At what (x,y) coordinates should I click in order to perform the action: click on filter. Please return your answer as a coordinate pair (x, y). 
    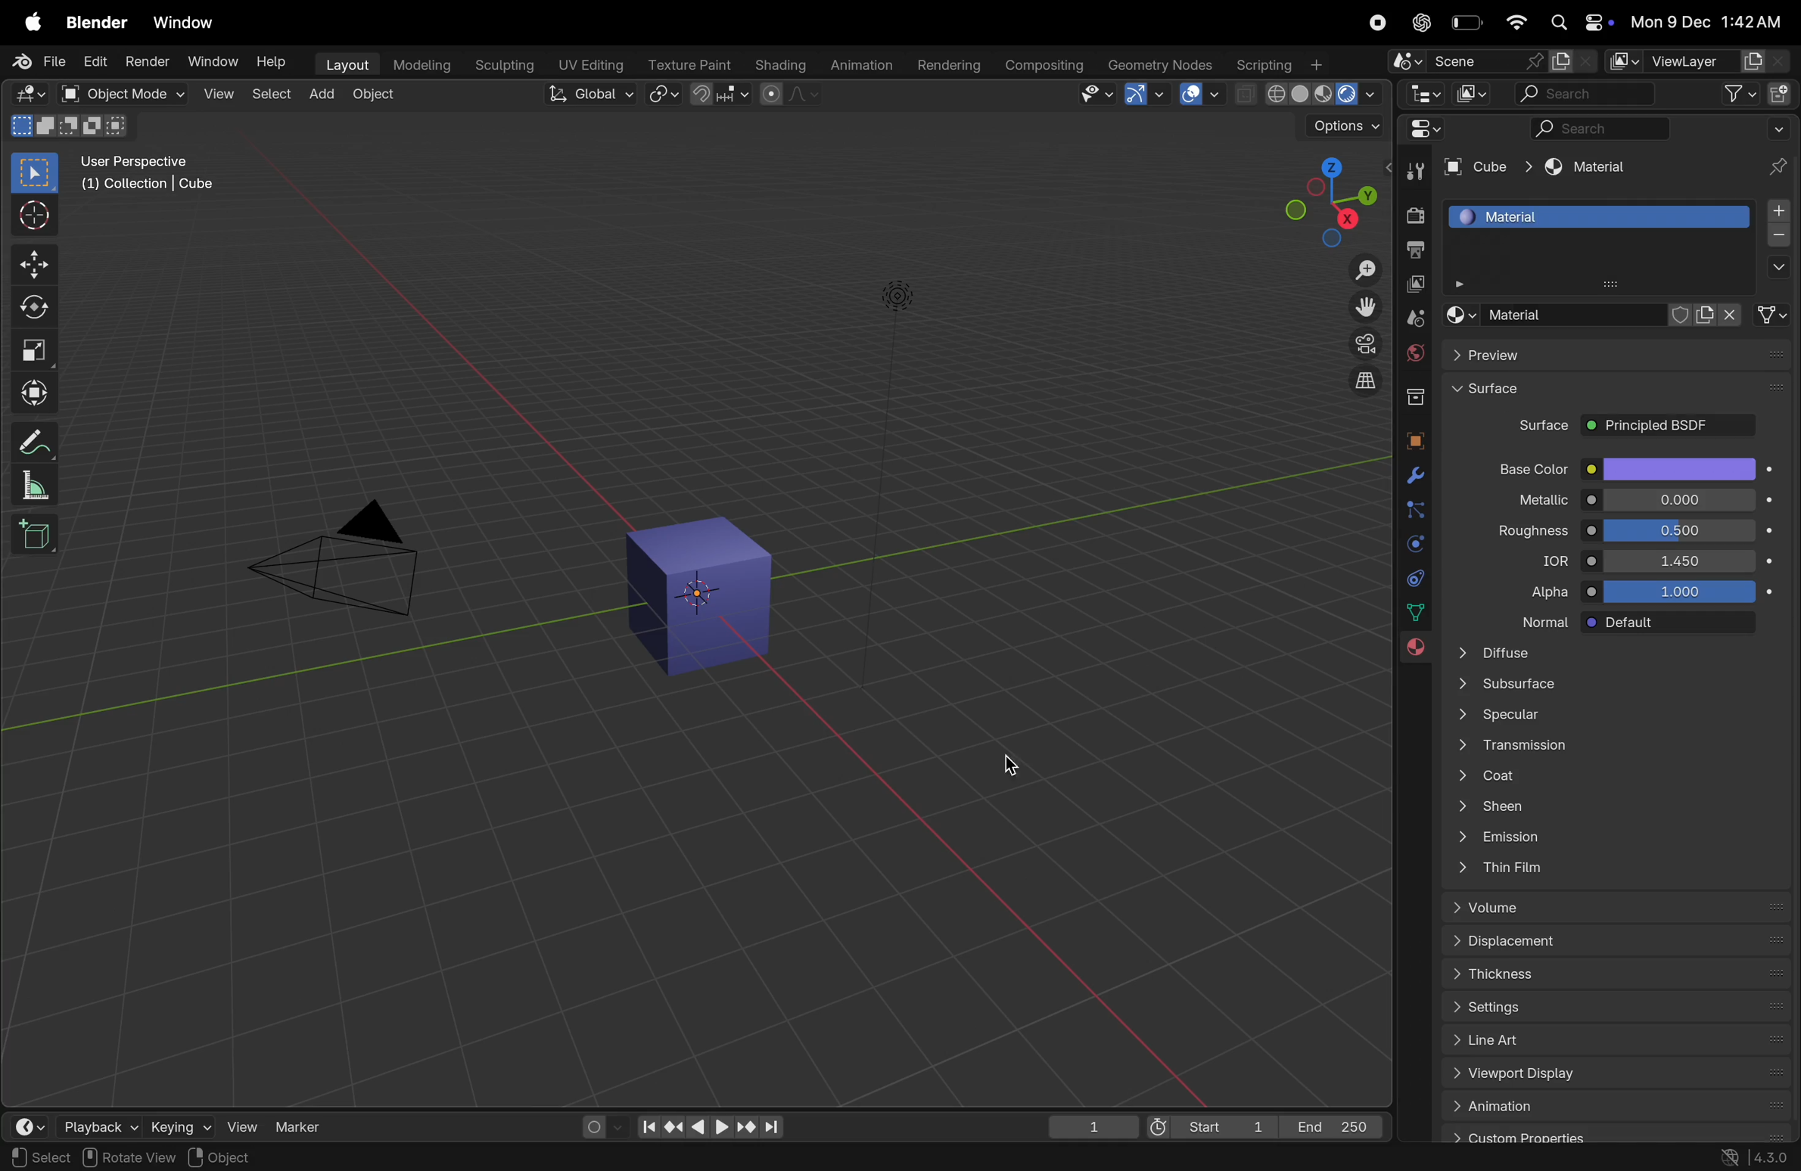
    Looking at the image, I should click on (1731, 93).